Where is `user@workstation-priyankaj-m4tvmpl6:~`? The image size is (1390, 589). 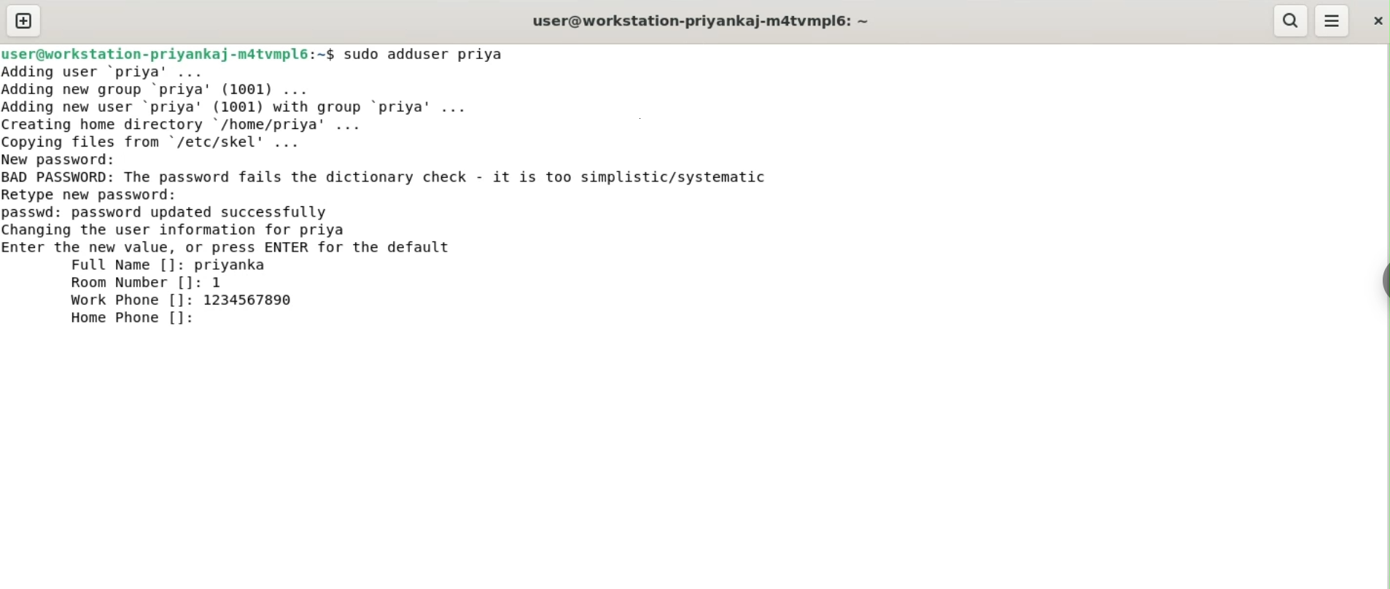
user@workstation-priyankaj-m4tvmpl6:~ is located at coordinates (698, 20).